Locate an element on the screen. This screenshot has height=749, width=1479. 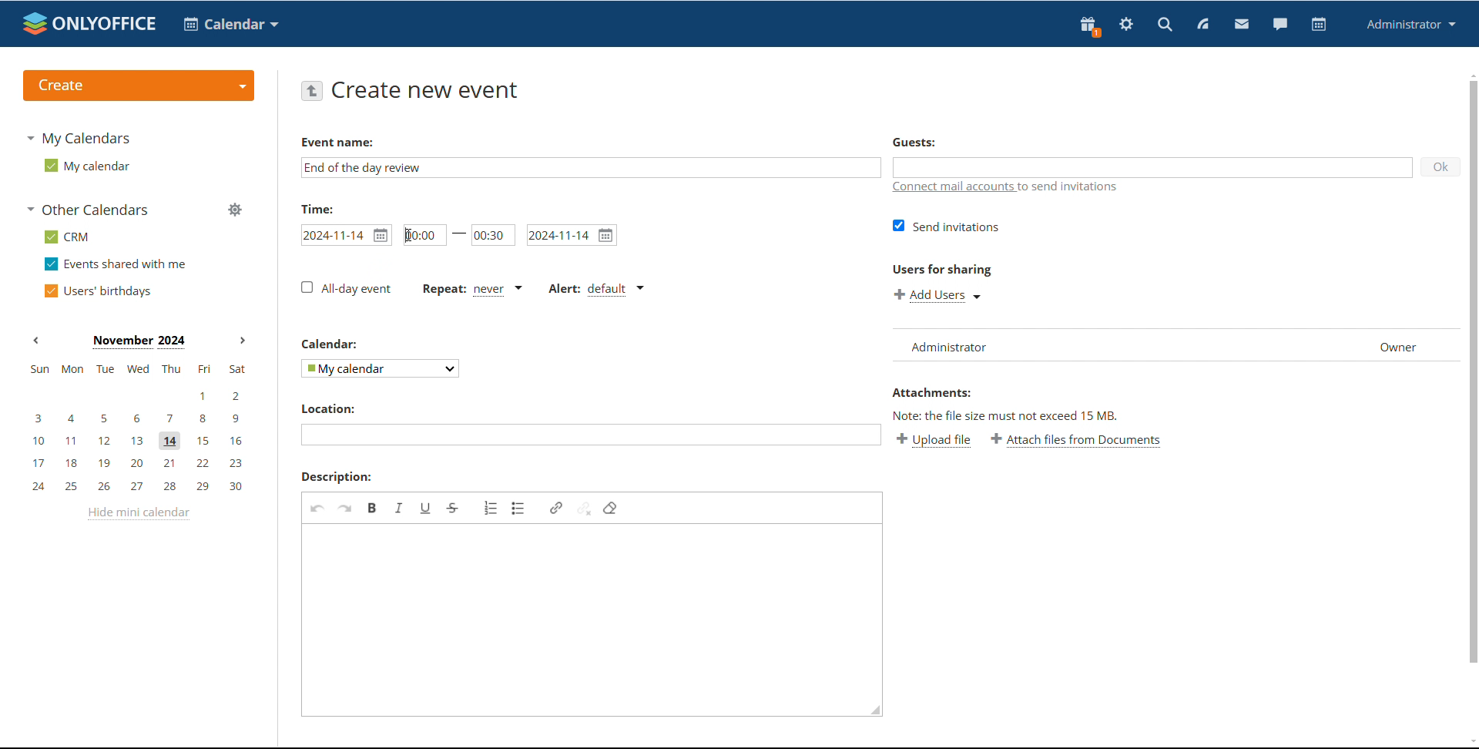
italic is located at coordinates (399, 507).